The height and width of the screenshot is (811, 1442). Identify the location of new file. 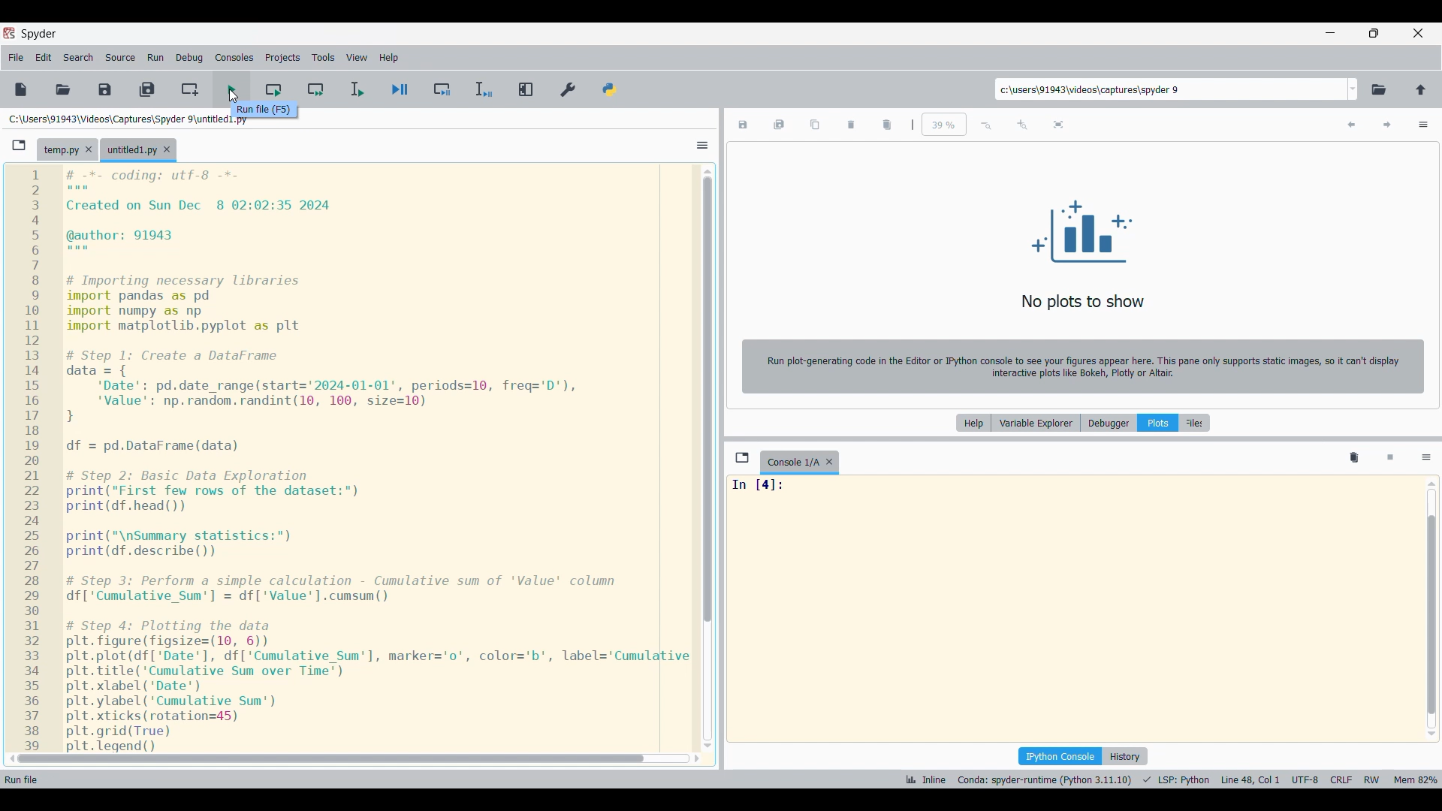
(22, 89).